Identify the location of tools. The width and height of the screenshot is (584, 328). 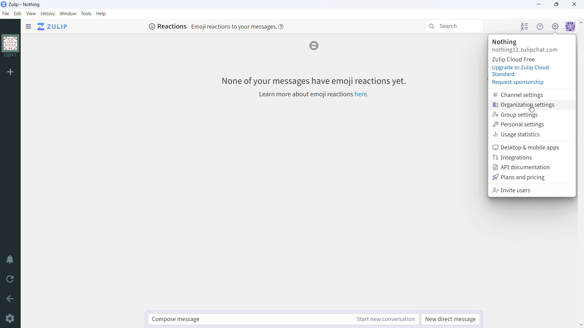
(86, 13).